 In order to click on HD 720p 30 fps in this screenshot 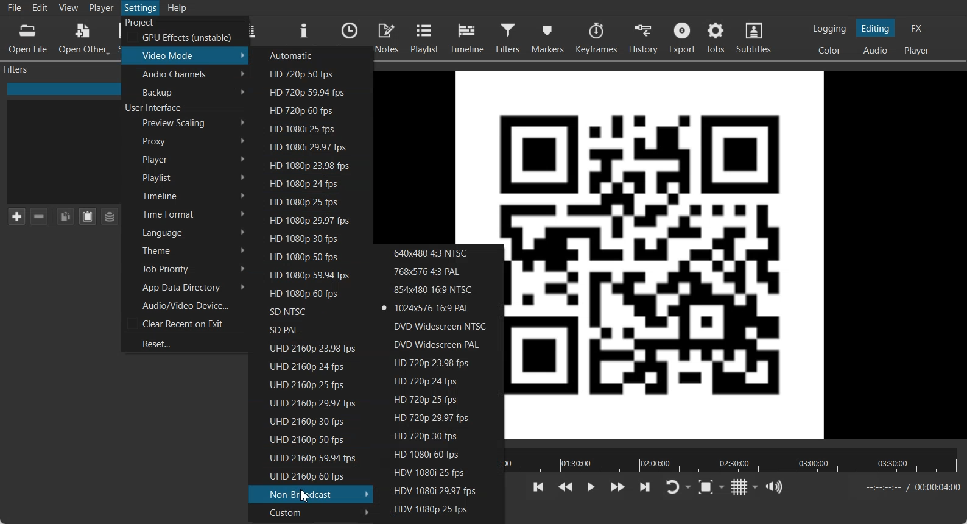, I will do `click(438, 437)`.